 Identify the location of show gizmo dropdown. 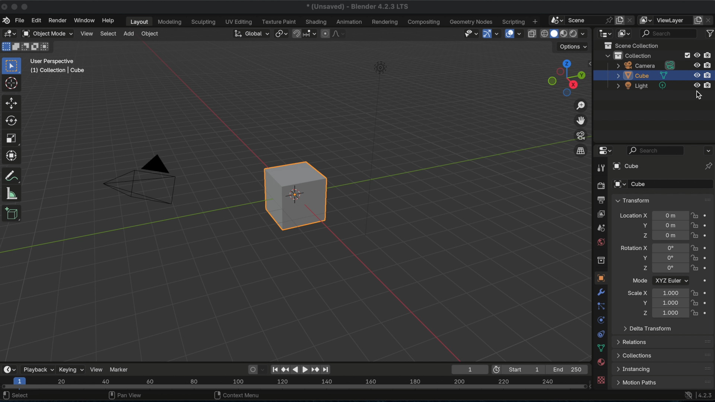
(492, 34).